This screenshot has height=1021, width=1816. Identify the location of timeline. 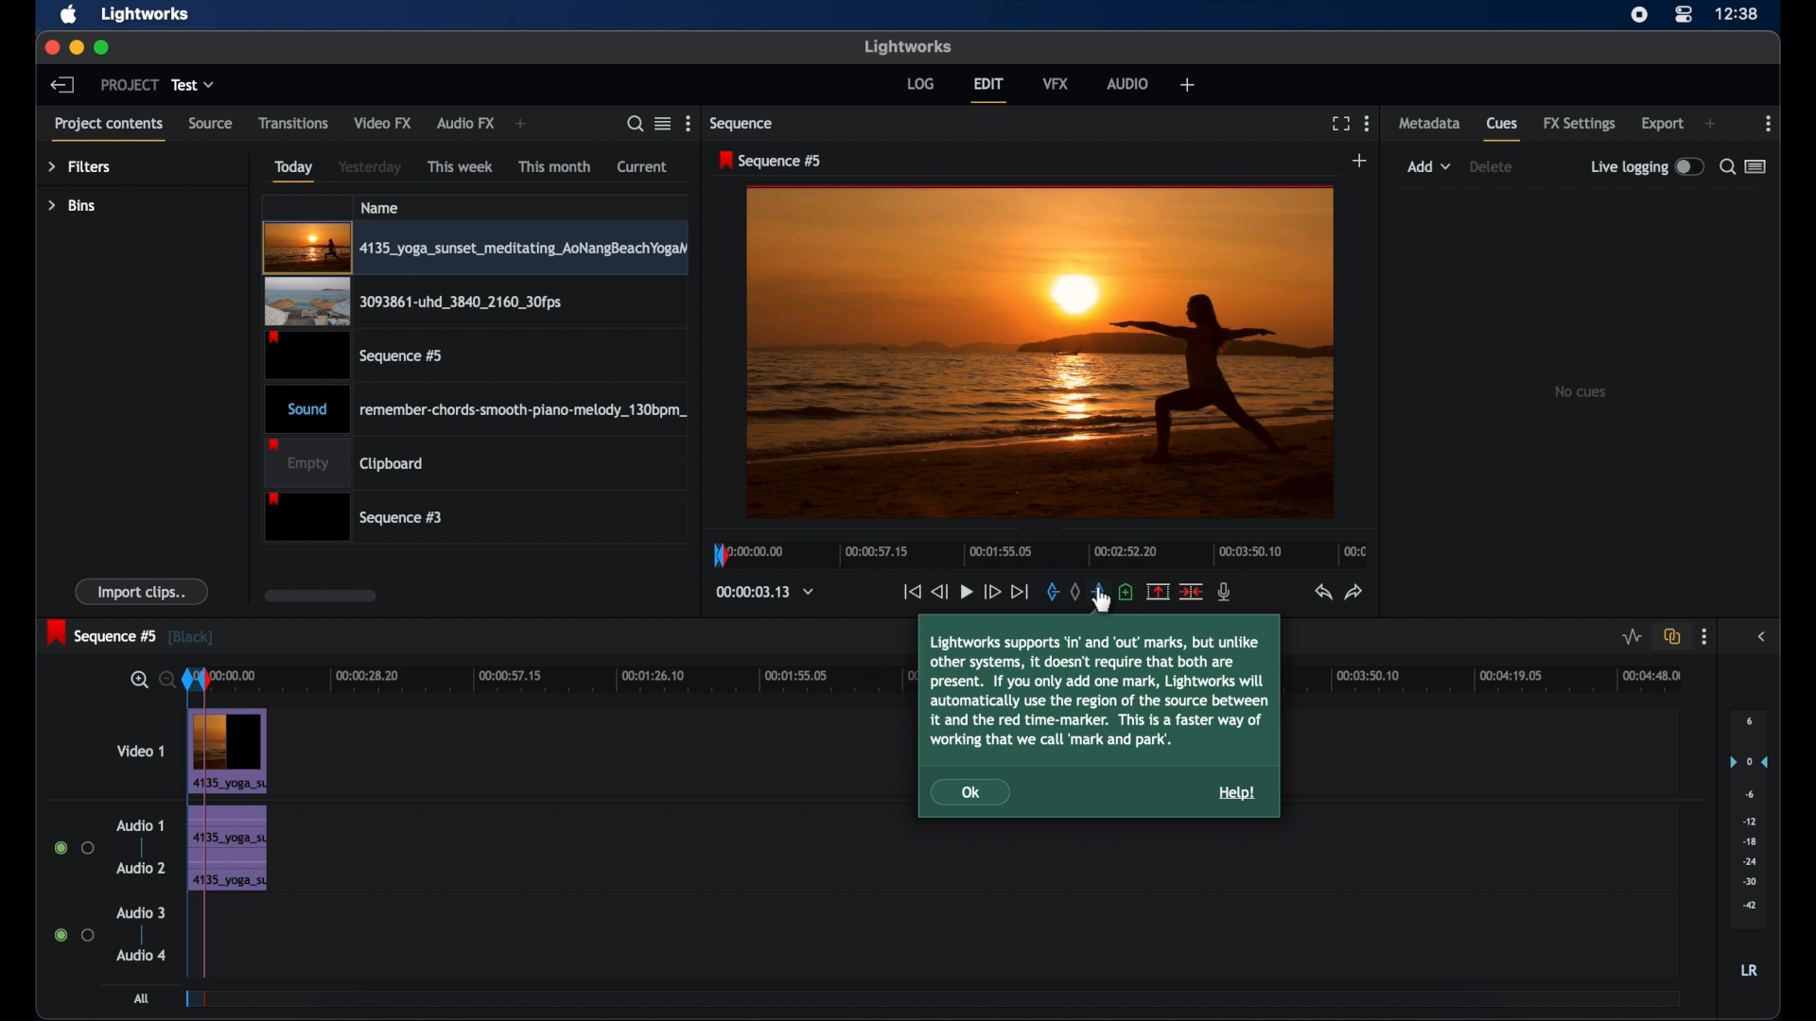
(1542, 677).